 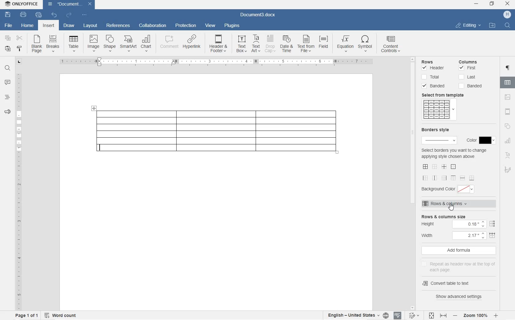 What do you see at coordinates (447, 284) in the screenshot?
I see `convert table to text` at bounding box center [447, 284].